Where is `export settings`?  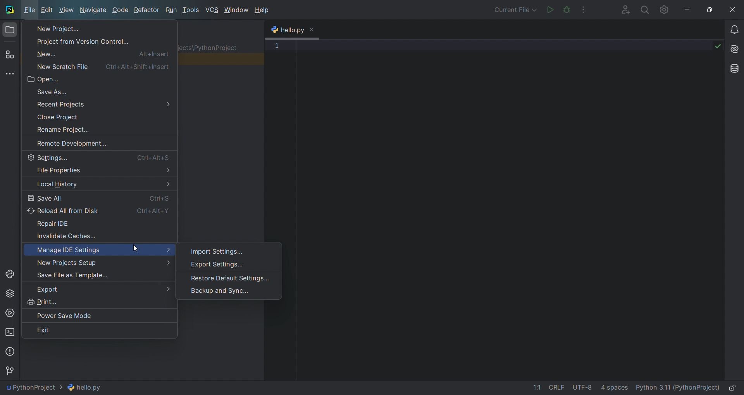
export settings is located at coordinates (221, 264).